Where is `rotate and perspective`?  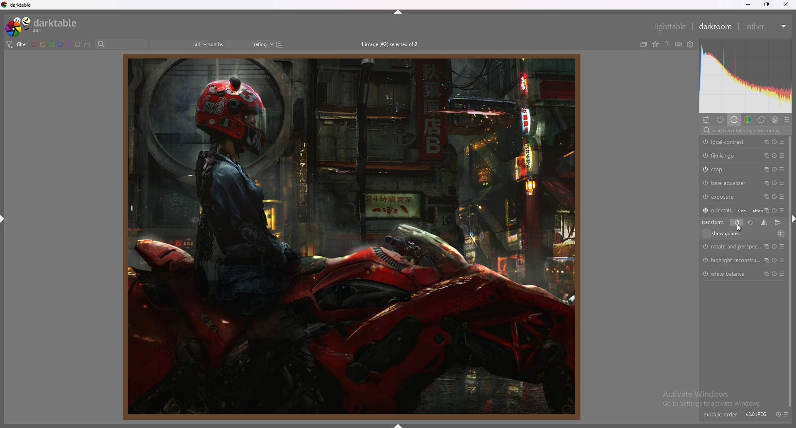 rotate and perspective is located at coordinates (730, 246).